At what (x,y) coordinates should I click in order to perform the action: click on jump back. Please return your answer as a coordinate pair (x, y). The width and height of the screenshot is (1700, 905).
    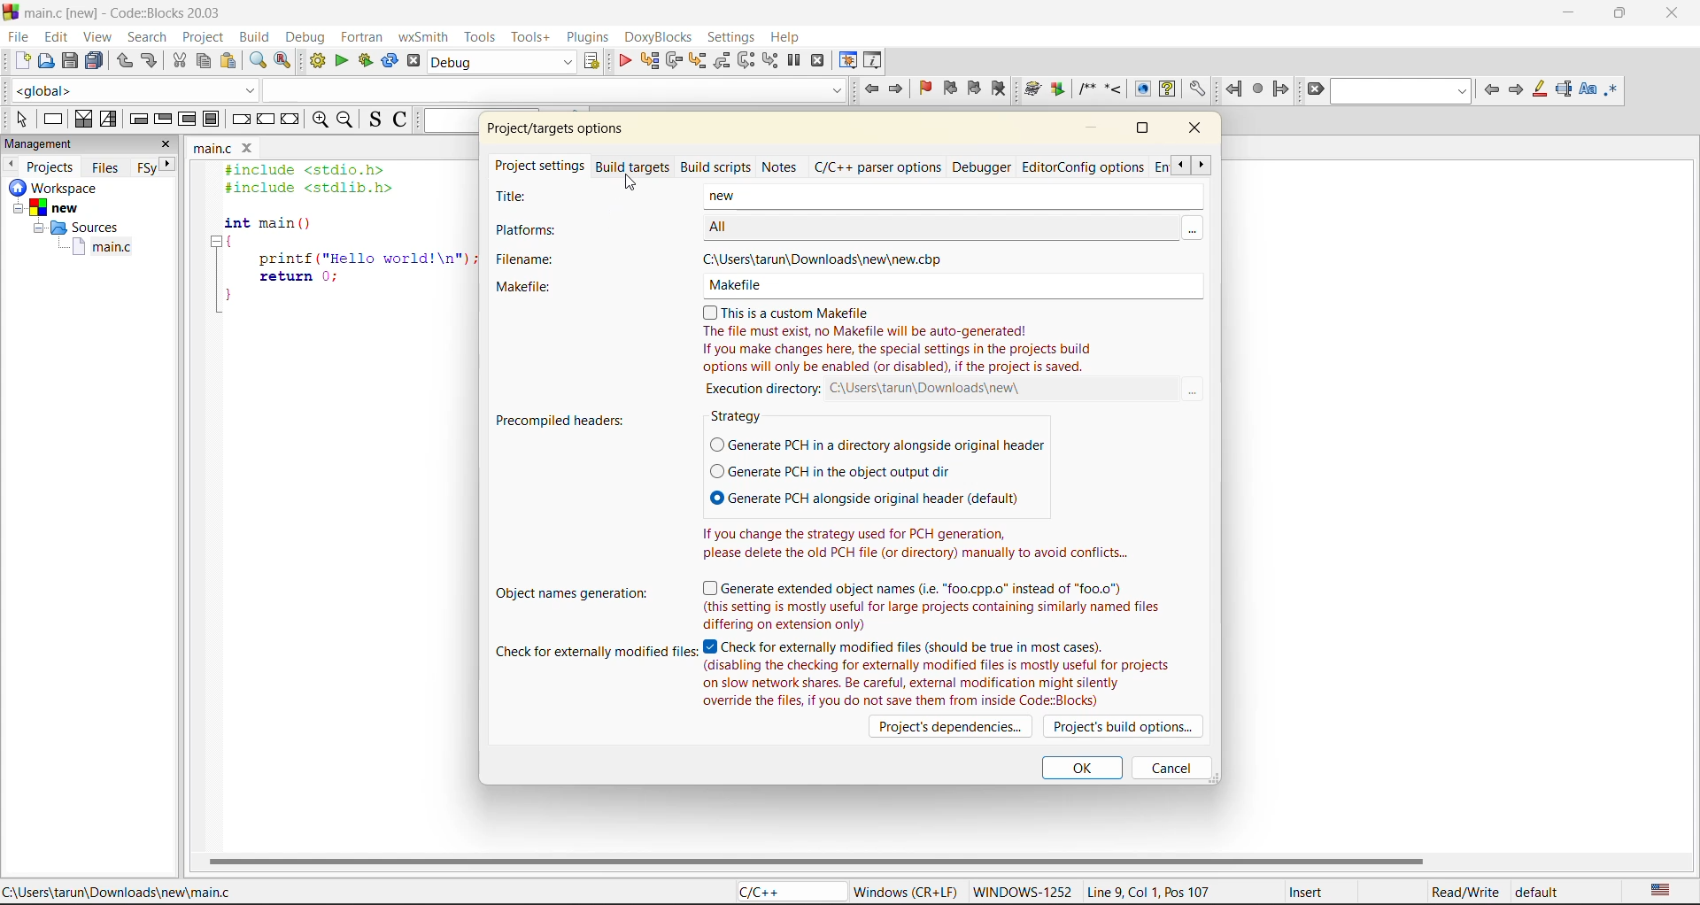
    Looking at the image, I should click on (870, 91).